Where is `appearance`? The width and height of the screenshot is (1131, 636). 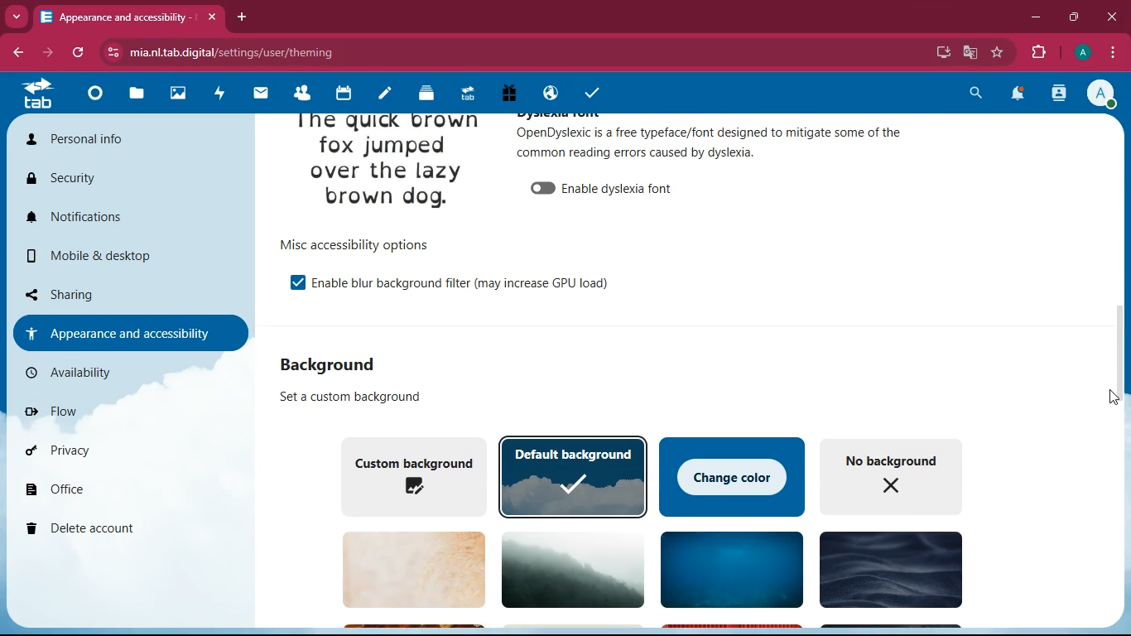 appearance is located at coordinates (128, 332).